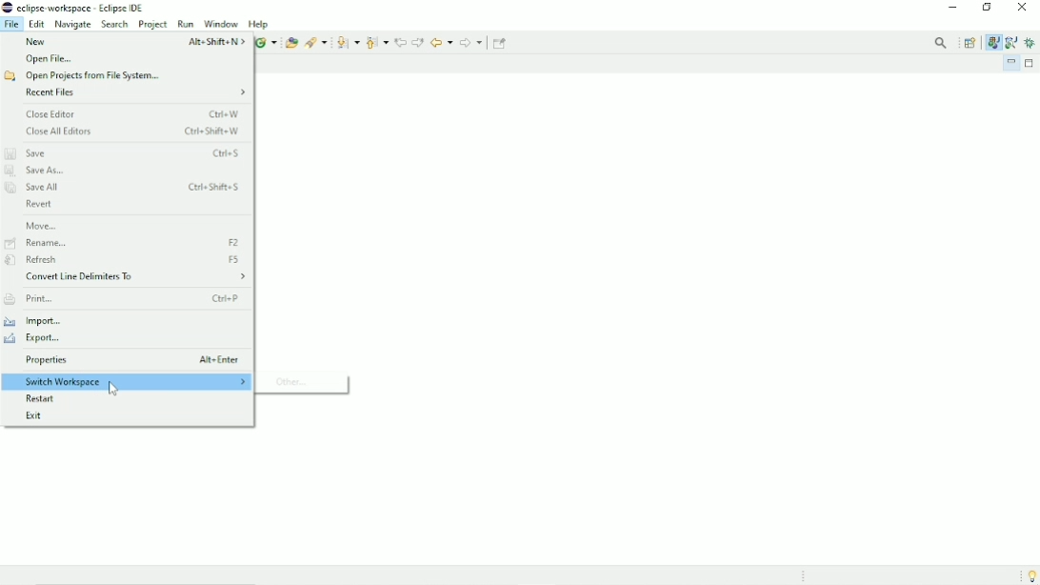  What do you see at coordinates (1029, 575) in the screenshot?
I see `Tip of the day` at bounding box center [1029, 575].